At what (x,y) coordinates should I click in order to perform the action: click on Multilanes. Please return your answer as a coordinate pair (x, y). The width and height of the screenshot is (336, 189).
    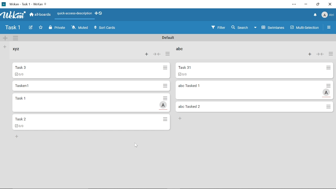
    Looking at the image, I should click on (305, 28).